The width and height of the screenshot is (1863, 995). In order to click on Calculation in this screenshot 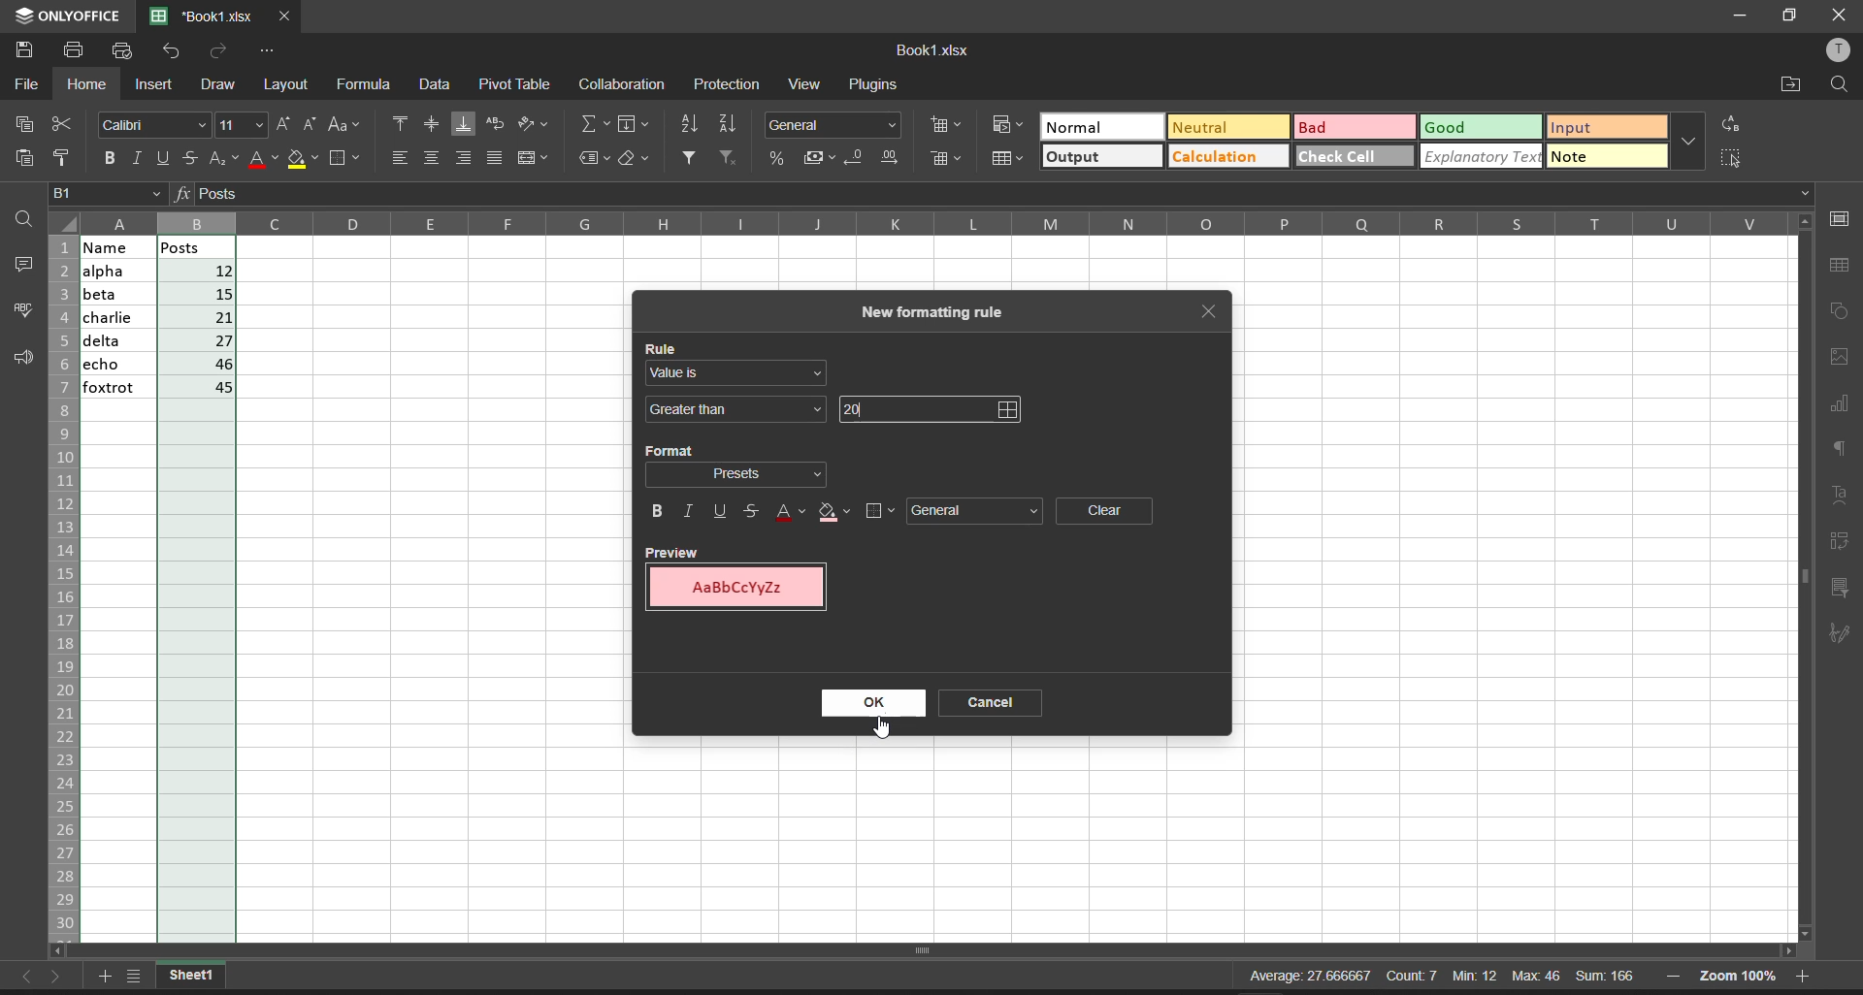, I will do `click(1218, 158)`.